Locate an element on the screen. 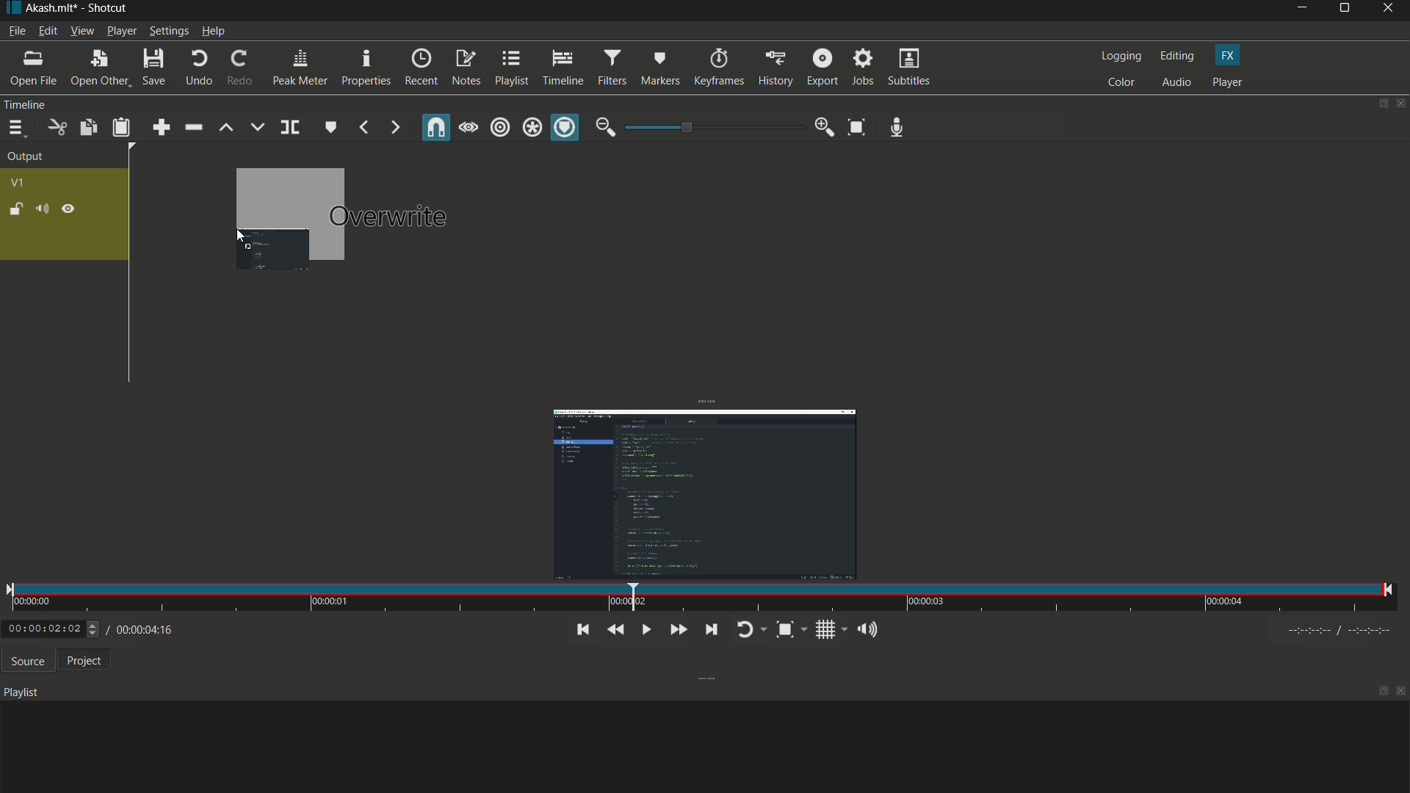 The height and width of the screenshot is (793, 1410). notes is located at coordinates (466, 69).